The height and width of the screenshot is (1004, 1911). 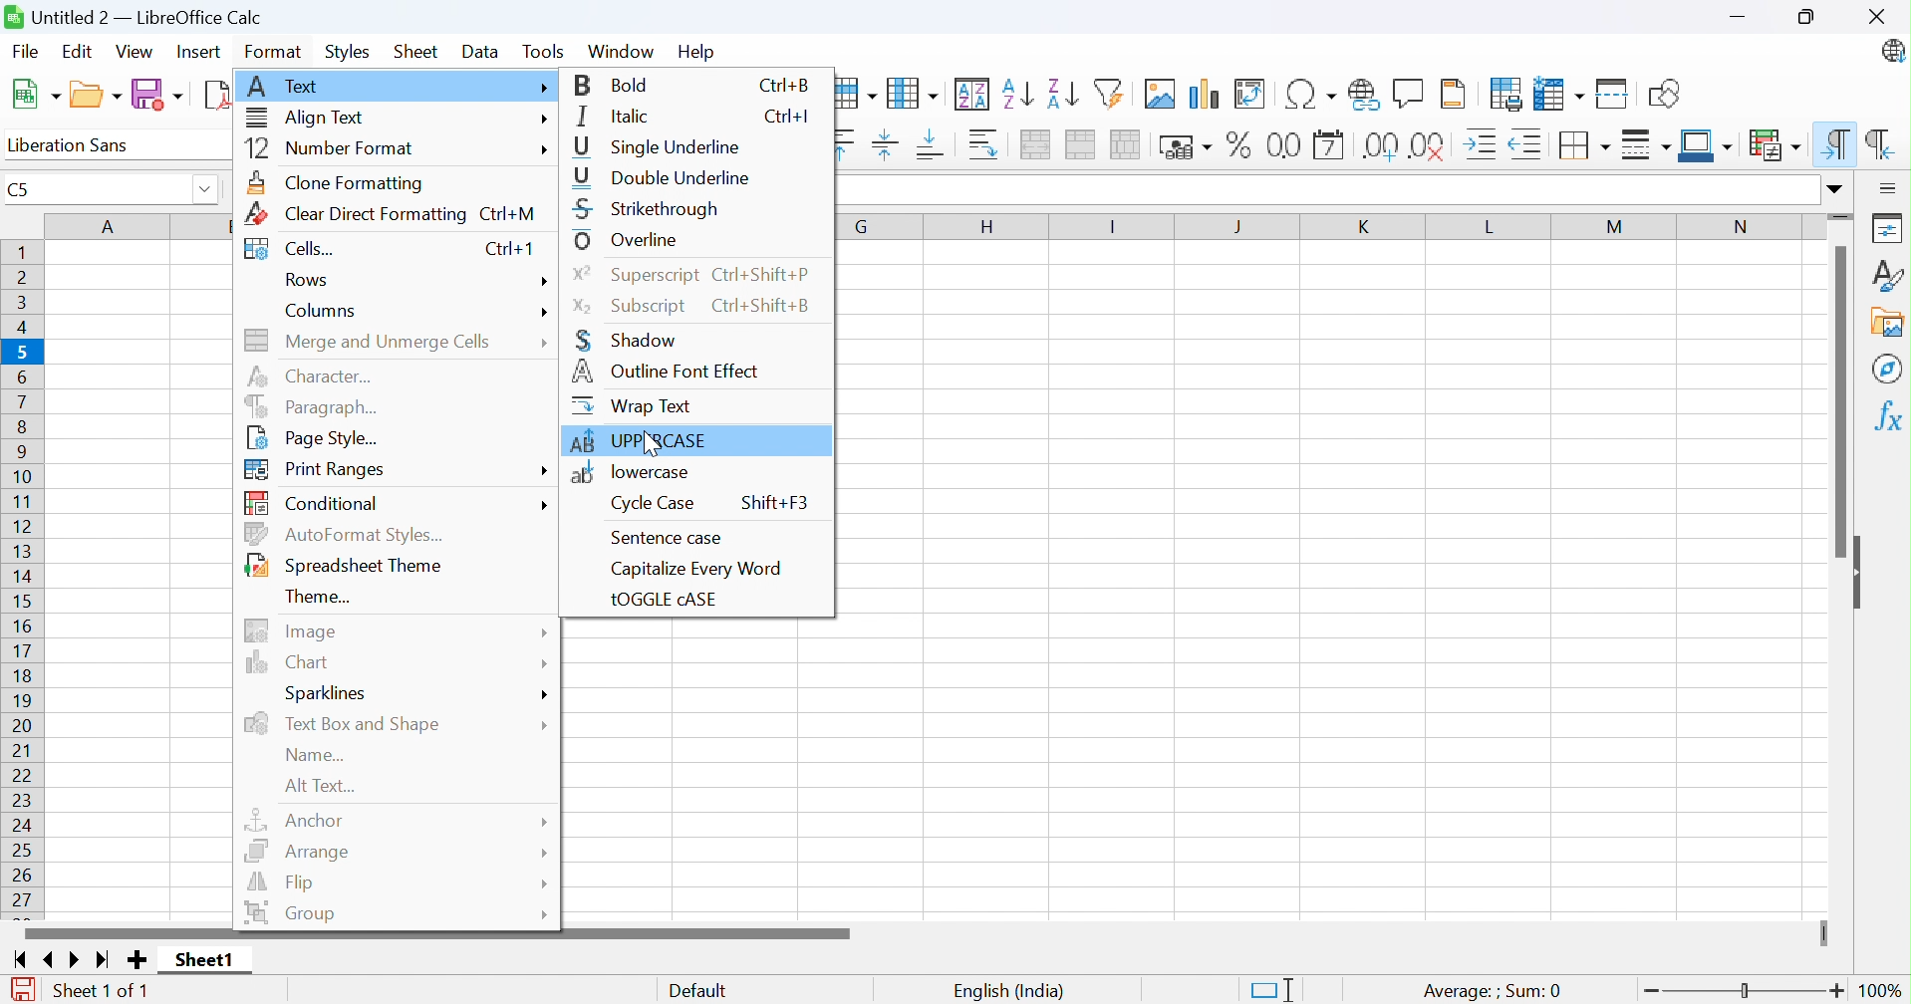 I want to click on The document has been modified. Click to save the document., so click(x=28, y=990).